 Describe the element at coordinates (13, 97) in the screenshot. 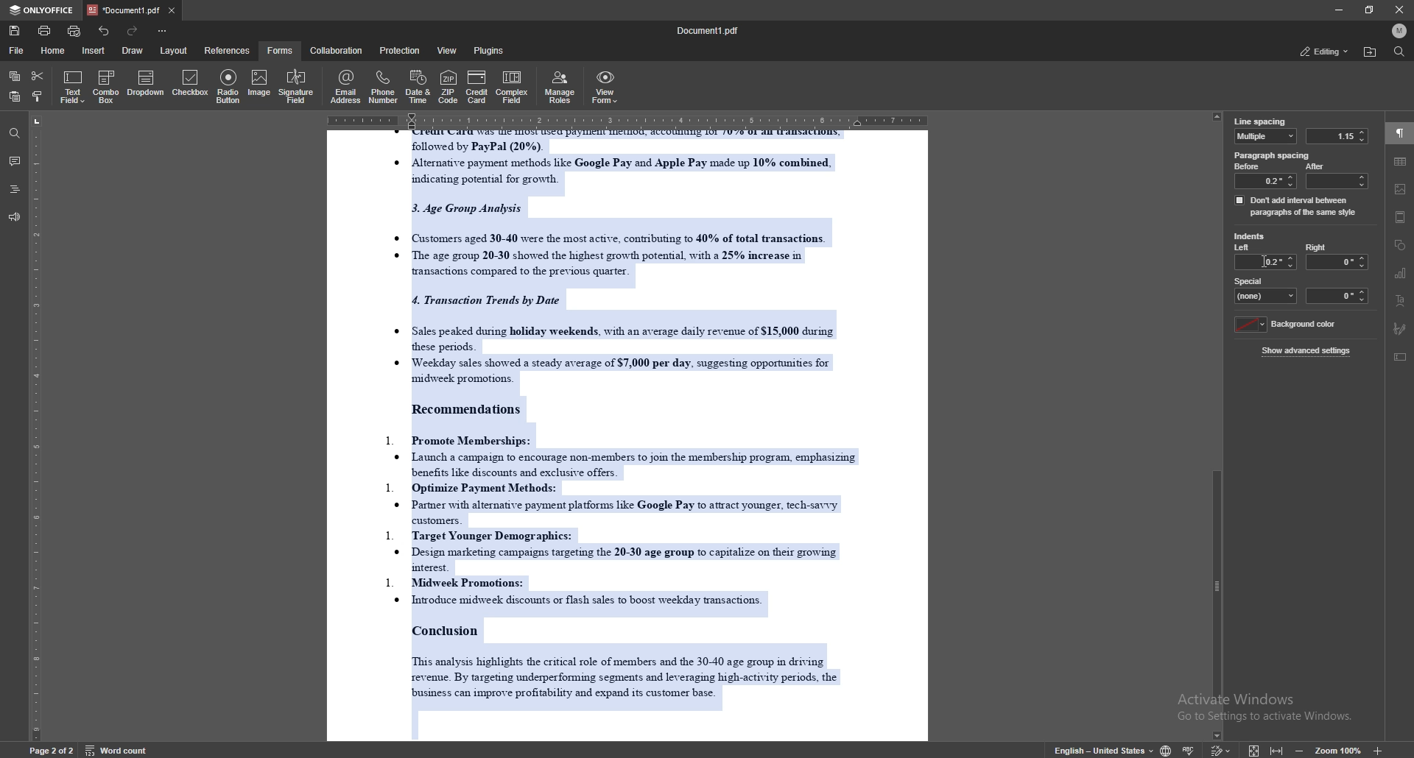

I see `paste` at that location.